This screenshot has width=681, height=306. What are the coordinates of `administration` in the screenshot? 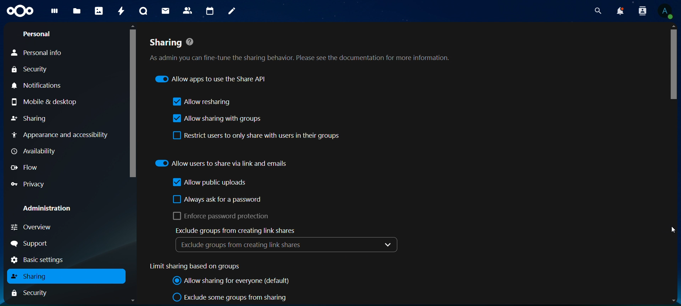 It's located at (48, 209).